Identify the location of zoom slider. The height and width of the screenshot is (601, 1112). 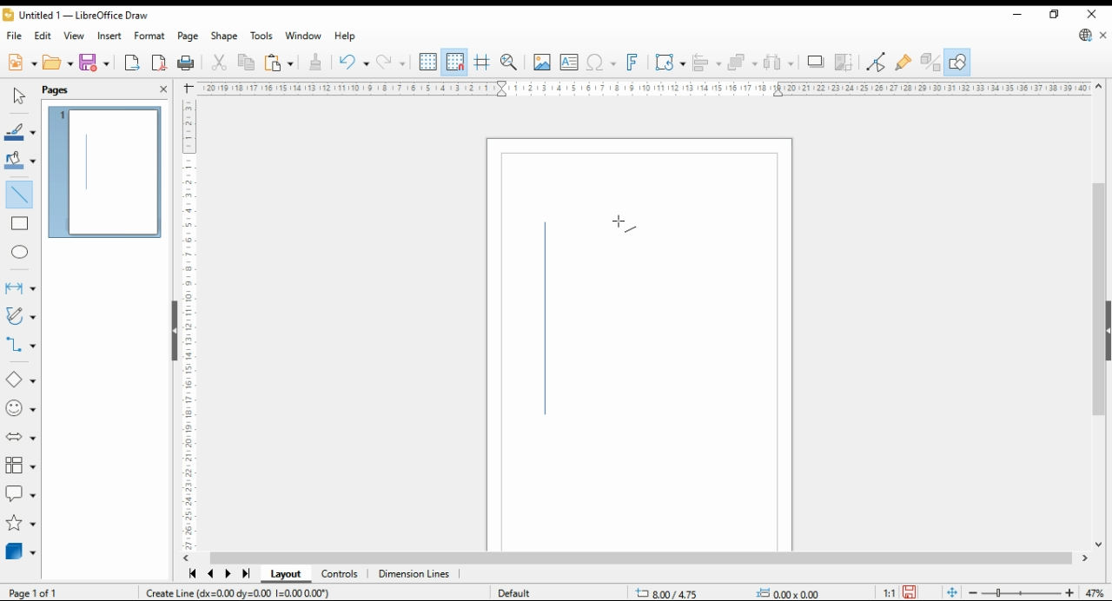
(1022, 593).